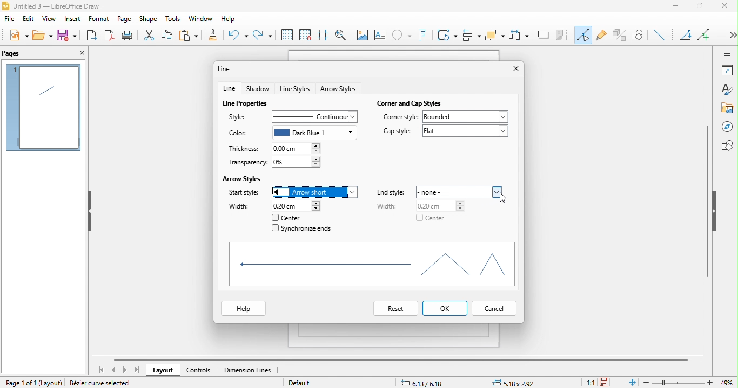 This screenshot has height=388, width=738. Describe the element at coordinates (584, 36) in the screenshot. I see `toggle point edit mode` at that location.